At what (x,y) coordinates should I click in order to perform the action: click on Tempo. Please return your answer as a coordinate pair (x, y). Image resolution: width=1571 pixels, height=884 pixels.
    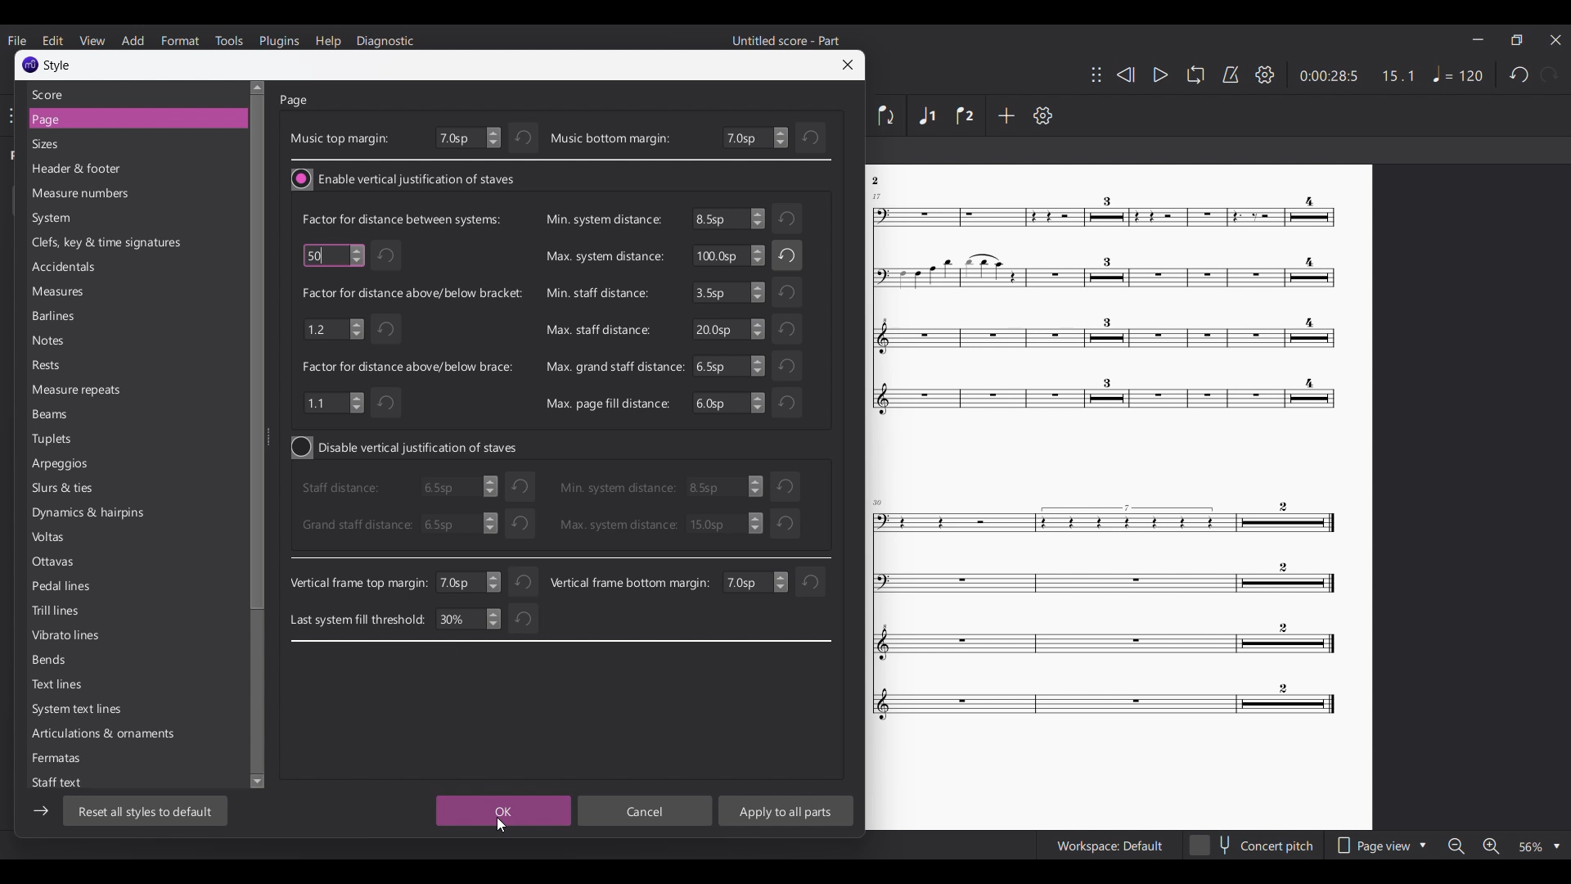
    Looking at the image, I should click on (1457, 74).